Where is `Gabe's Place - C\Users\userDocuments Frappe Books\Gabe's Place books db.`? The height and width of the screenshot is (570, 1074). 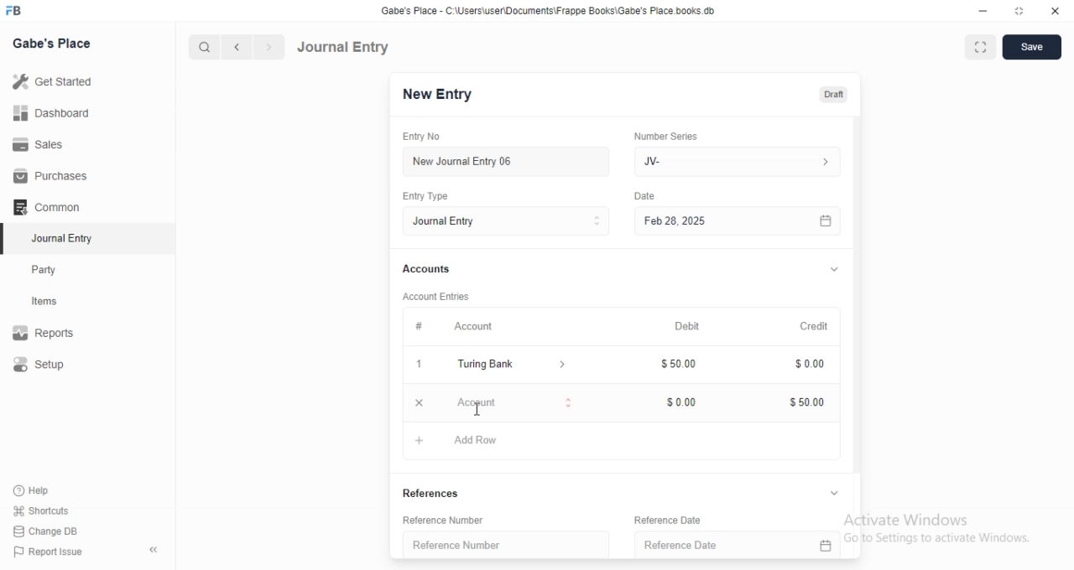
Gabe's Place - C\Users\userDocuments Frappe Books\Gabe's Place books db. is located at coordinates (549, 11).